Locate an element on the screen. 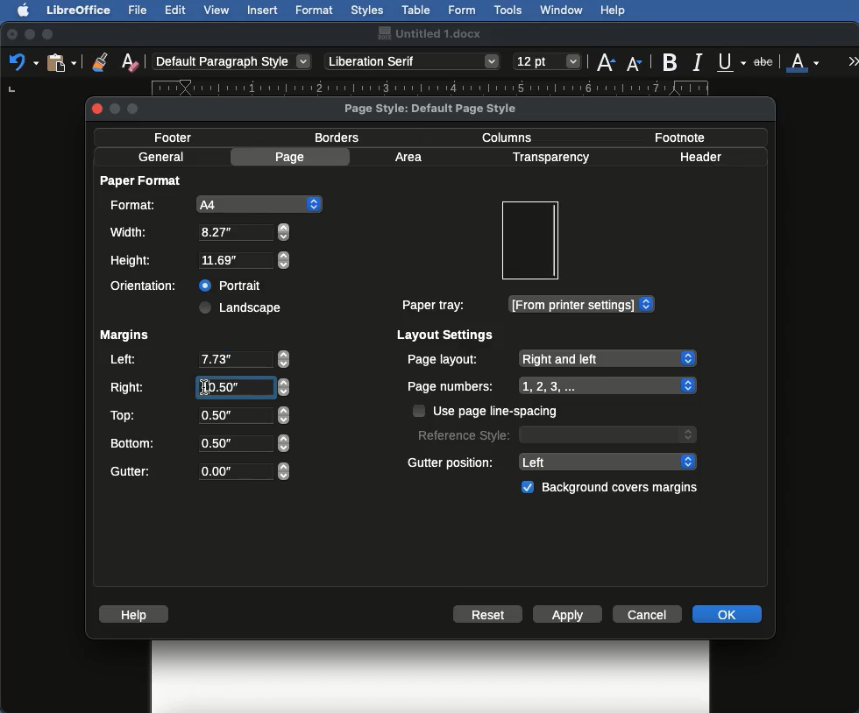  Reference style is located at coordinates (555, 434).